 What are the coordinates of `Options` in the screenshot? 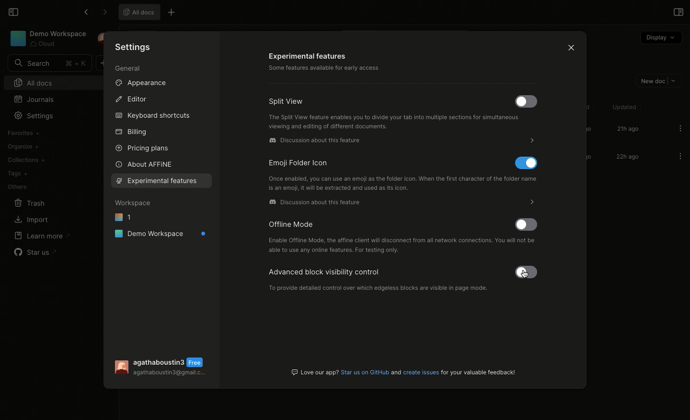 It's located at (680, 128).